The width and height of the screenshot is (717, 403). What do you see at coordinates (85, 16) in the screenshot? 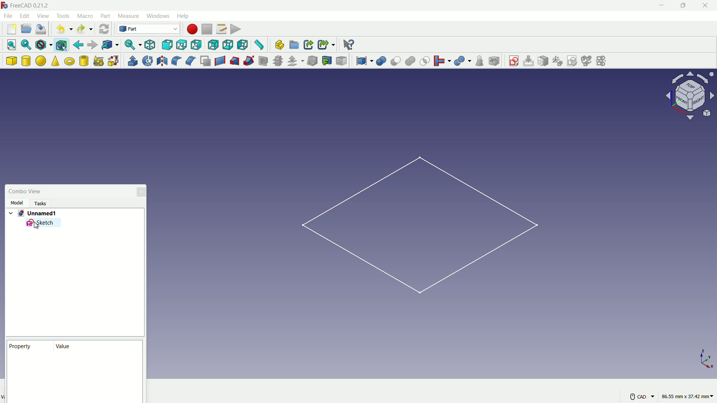
I see `macro` at bounding box center [85, 16].